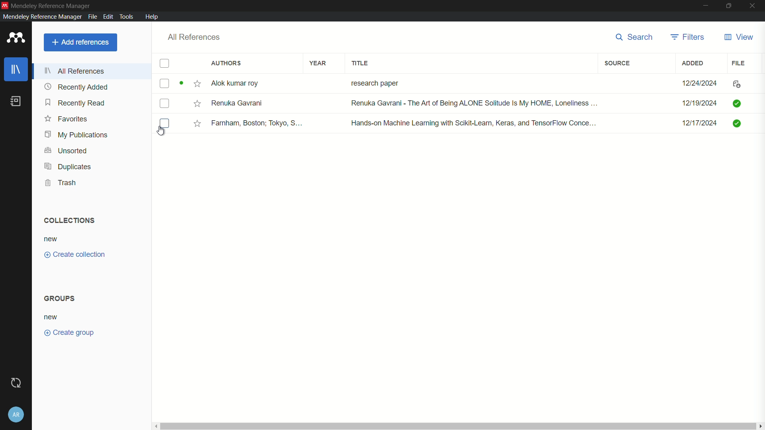 The width and height of the screenshot is (765, 430). I want to click on trash, so click(61, 182).